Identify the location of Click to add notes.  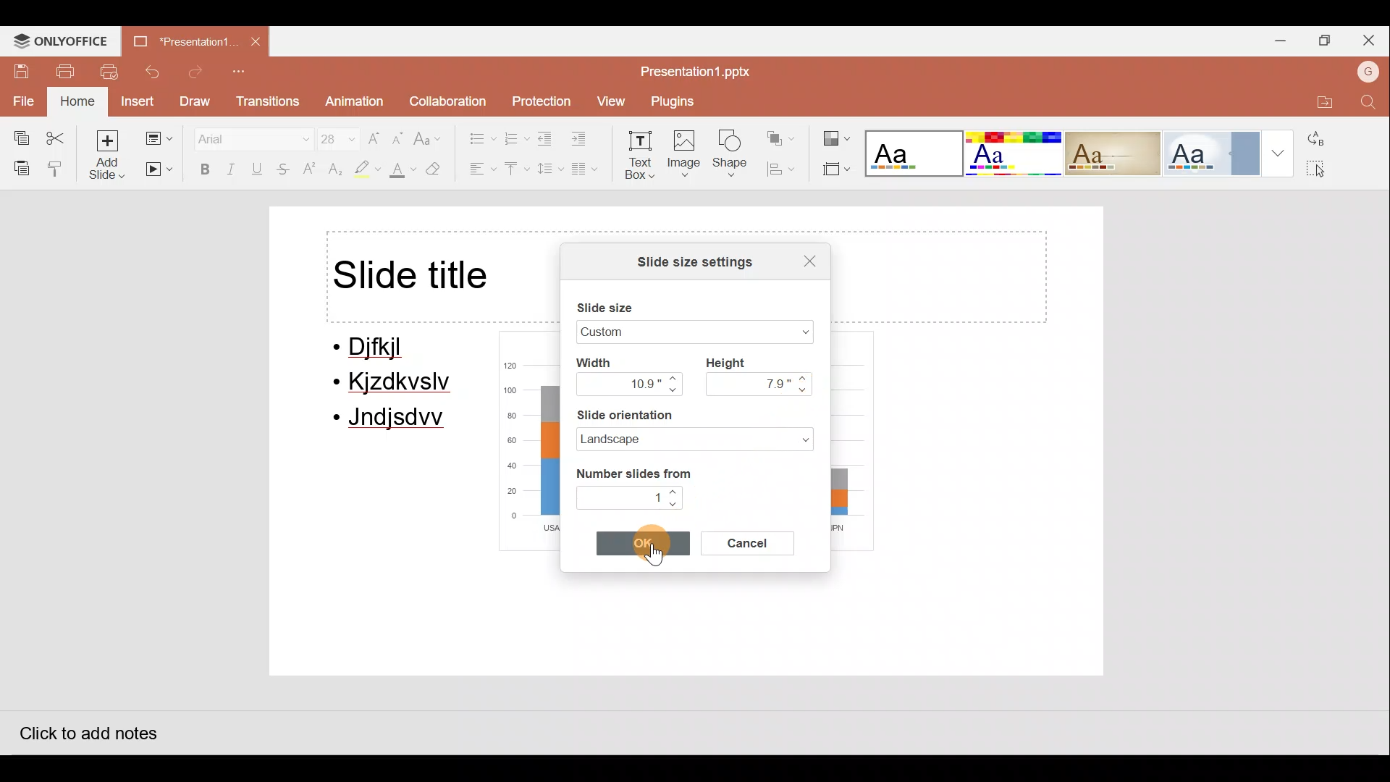
(86, 729).